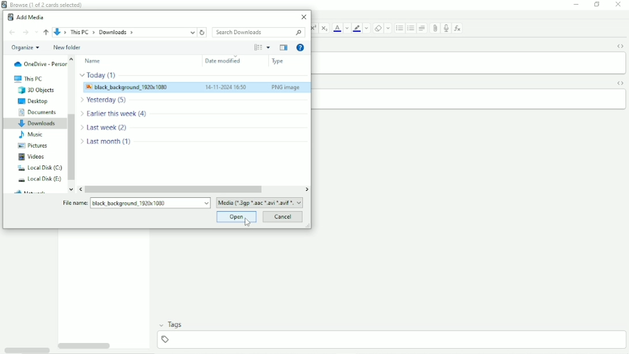 This screenshot has width=629, height=354. What do you see at coordinates (231, 91) in the screenshot?
I see `Cursor` at bounding box center [231, 91].